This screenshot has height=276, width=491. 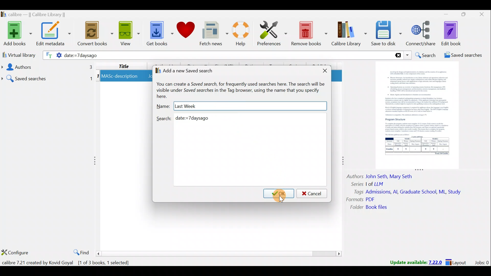 I want to click on Update available: 7.22.0, so click(x=413, y=262).